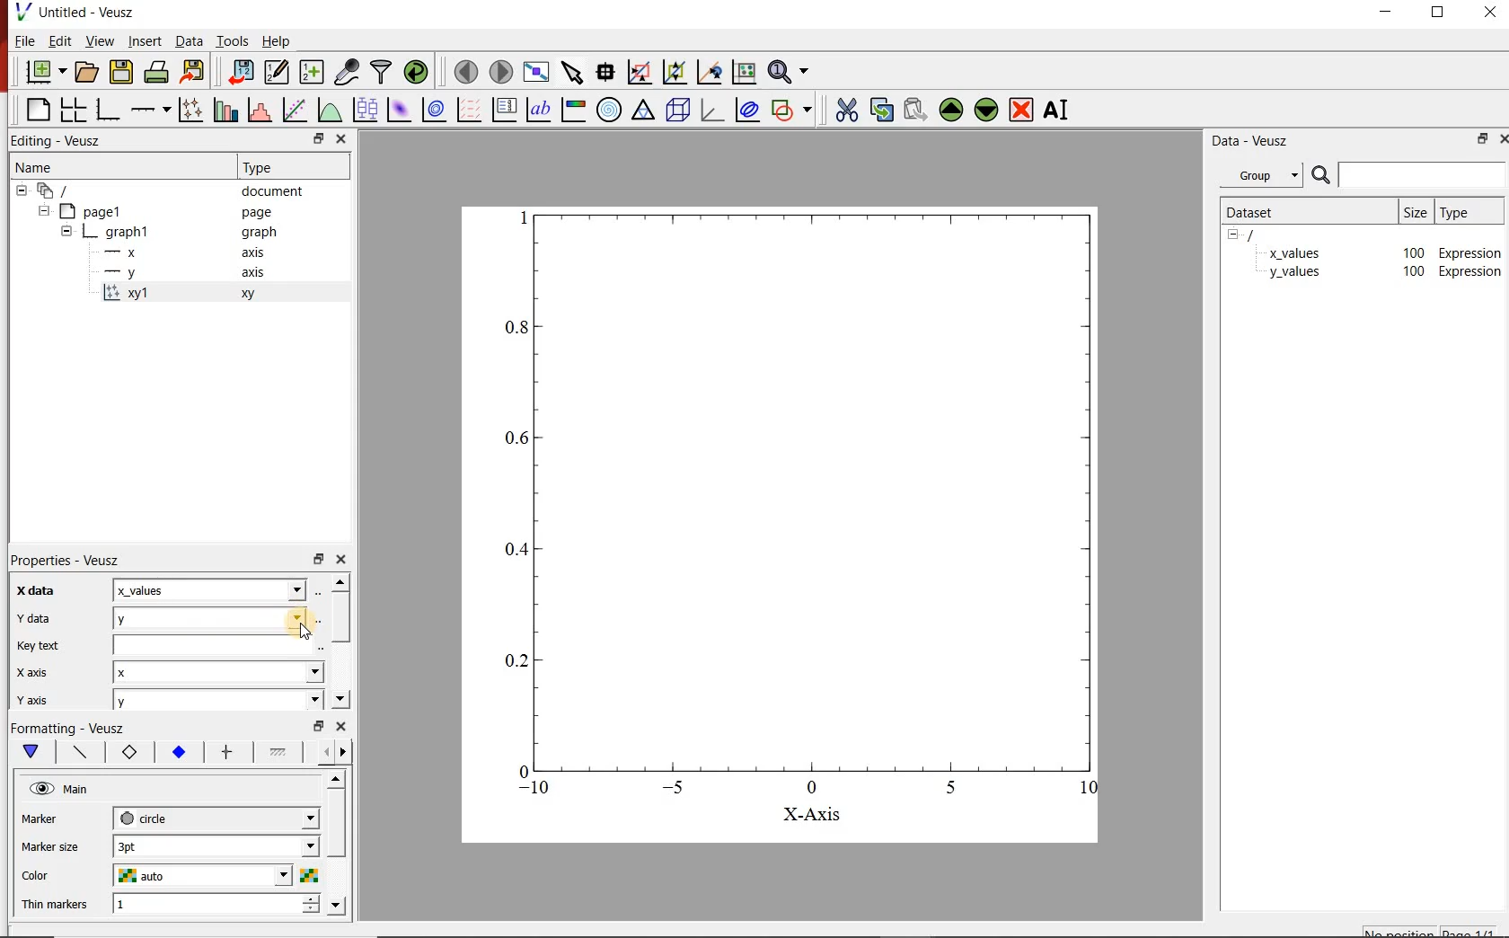 The image size is (1509, 938). What do you see at coordinates (32, 752) in the screenshot?
I see `main formatting` at bounding box center [32, 752].